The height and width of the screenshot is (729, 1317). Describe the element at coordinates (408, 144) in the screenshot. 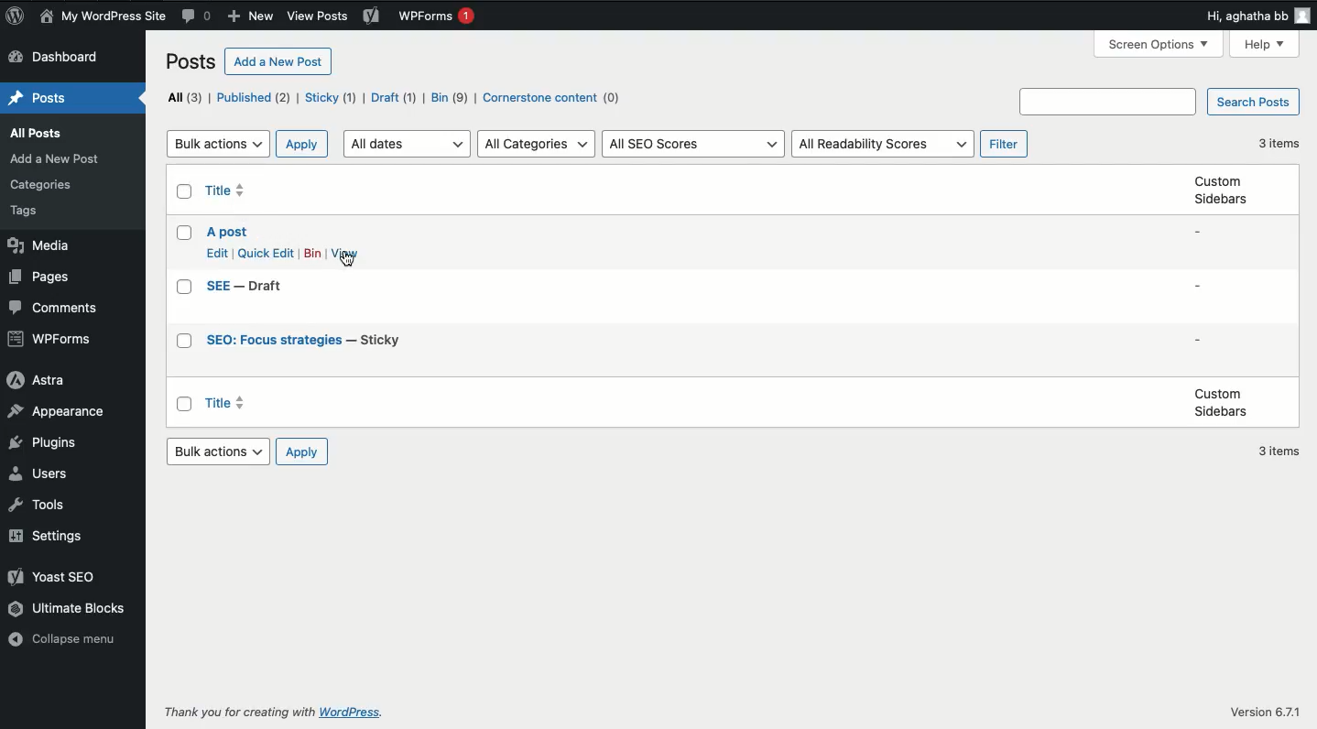

I see `All dates` at that location.